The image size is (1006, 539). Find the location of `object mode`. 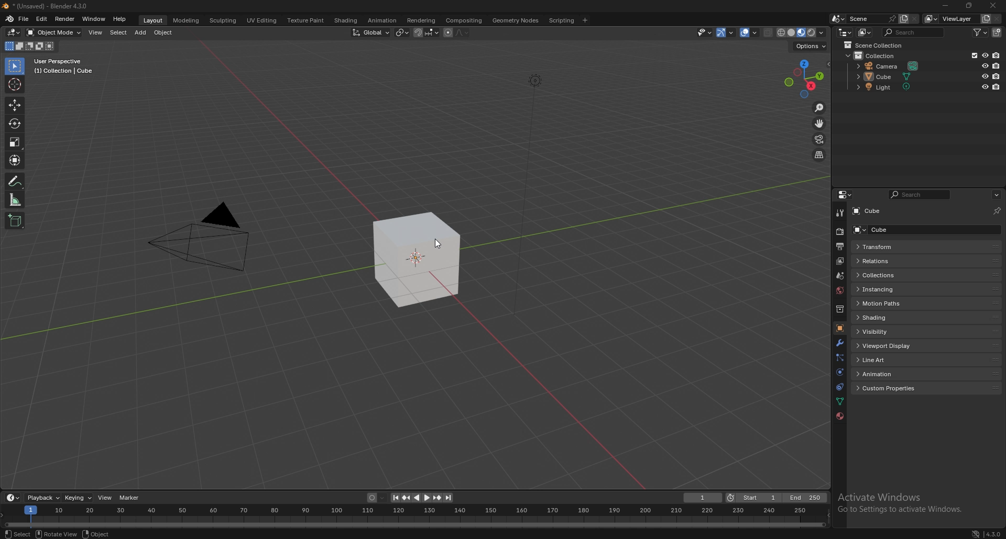

object mode is located at coordinates (54, 32).